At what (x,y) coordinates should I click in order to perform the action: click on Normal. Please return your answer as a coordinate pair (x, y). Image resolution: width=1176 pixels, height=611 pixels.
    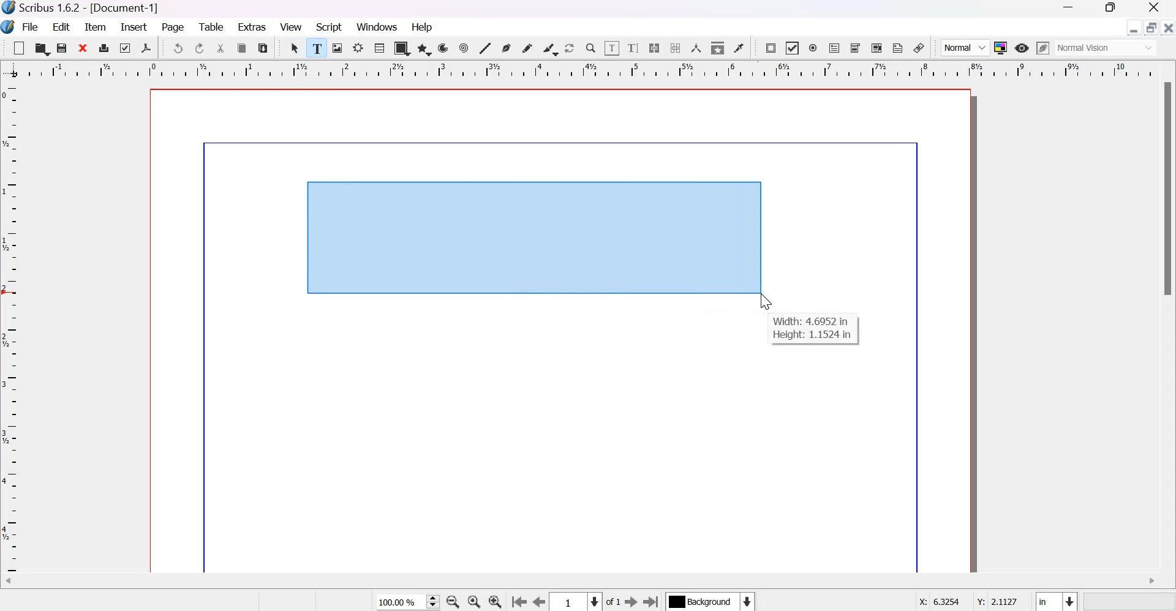
    Looking at the image, I should click on (965, 48).